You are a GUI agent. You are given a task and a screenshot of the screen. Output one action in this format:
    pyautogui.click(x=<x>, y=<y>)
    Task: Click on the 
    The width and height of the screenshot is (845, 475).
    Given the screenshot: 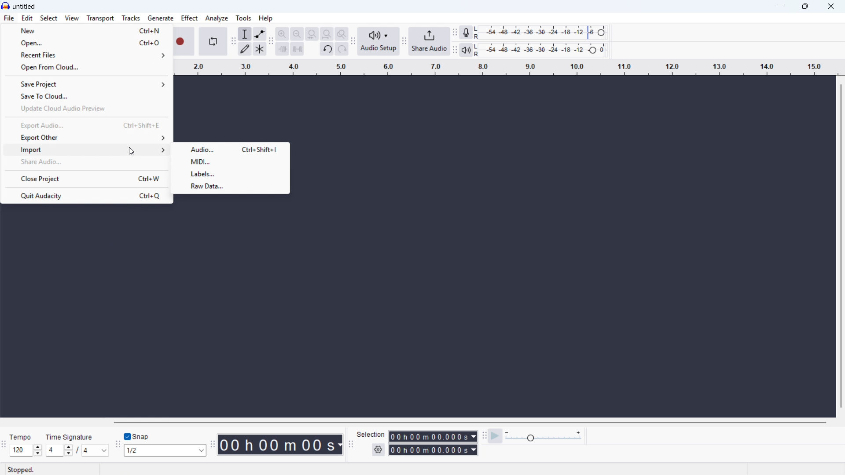 What is the action you would take?
    pyautogui.click(x=544, y=436)
    